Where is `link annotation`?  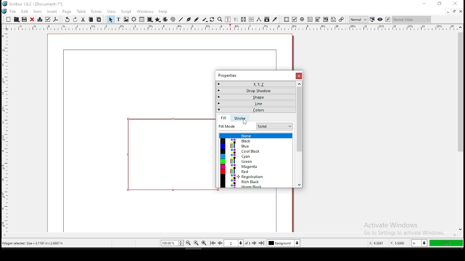 link annotation is located at coordinates (341, 19).